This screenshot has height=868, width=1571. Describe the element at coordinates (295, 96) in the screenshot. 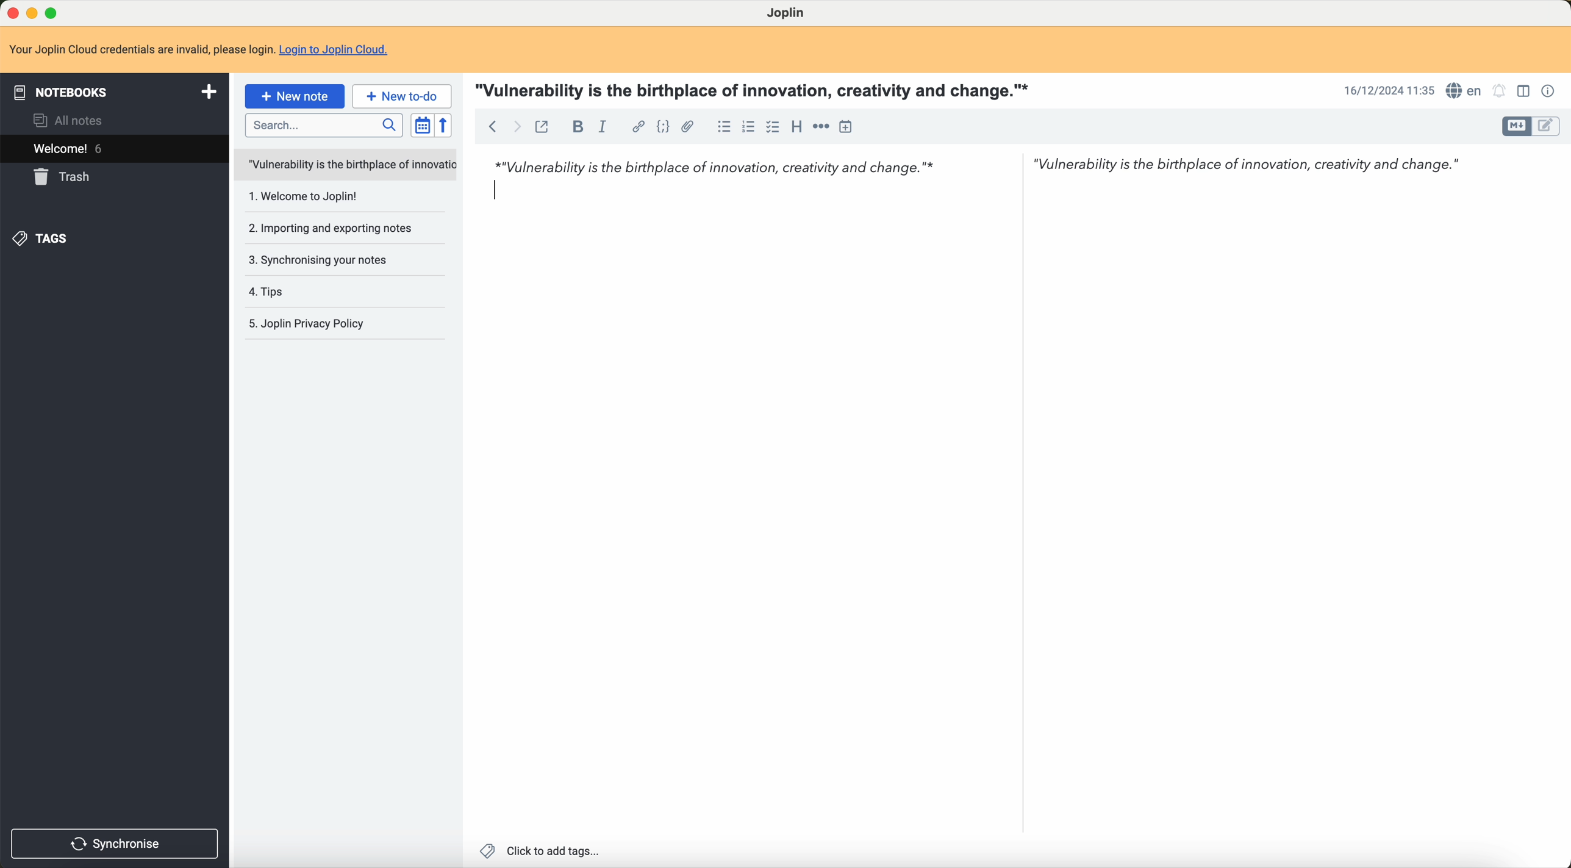

I see `new note` at that location.